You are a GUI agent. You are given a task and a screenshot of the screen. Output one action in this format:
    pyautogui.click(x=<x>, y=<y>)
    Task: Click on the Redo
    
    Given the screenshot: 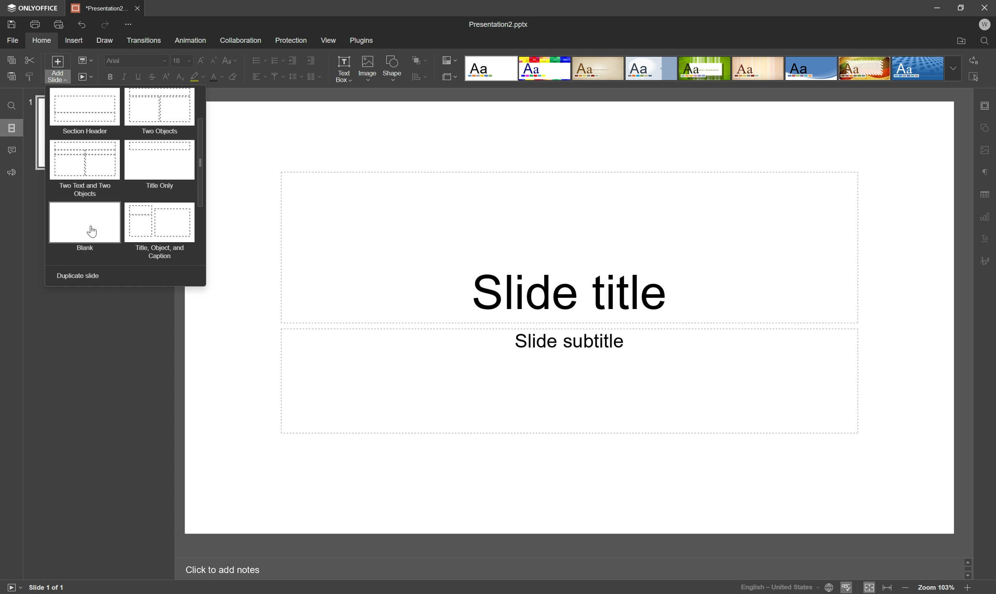 What is the action you would take?
    pyautogui.click(x=107, y=24)
    